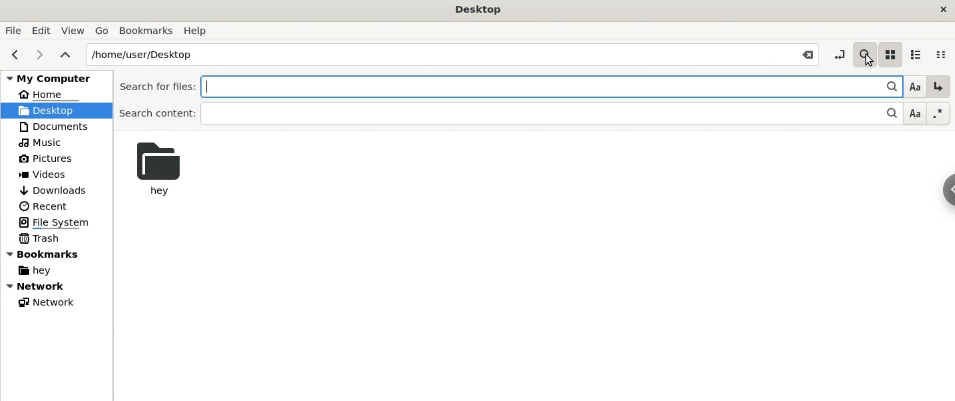  I want to click on Search for files, so click(489, 87).